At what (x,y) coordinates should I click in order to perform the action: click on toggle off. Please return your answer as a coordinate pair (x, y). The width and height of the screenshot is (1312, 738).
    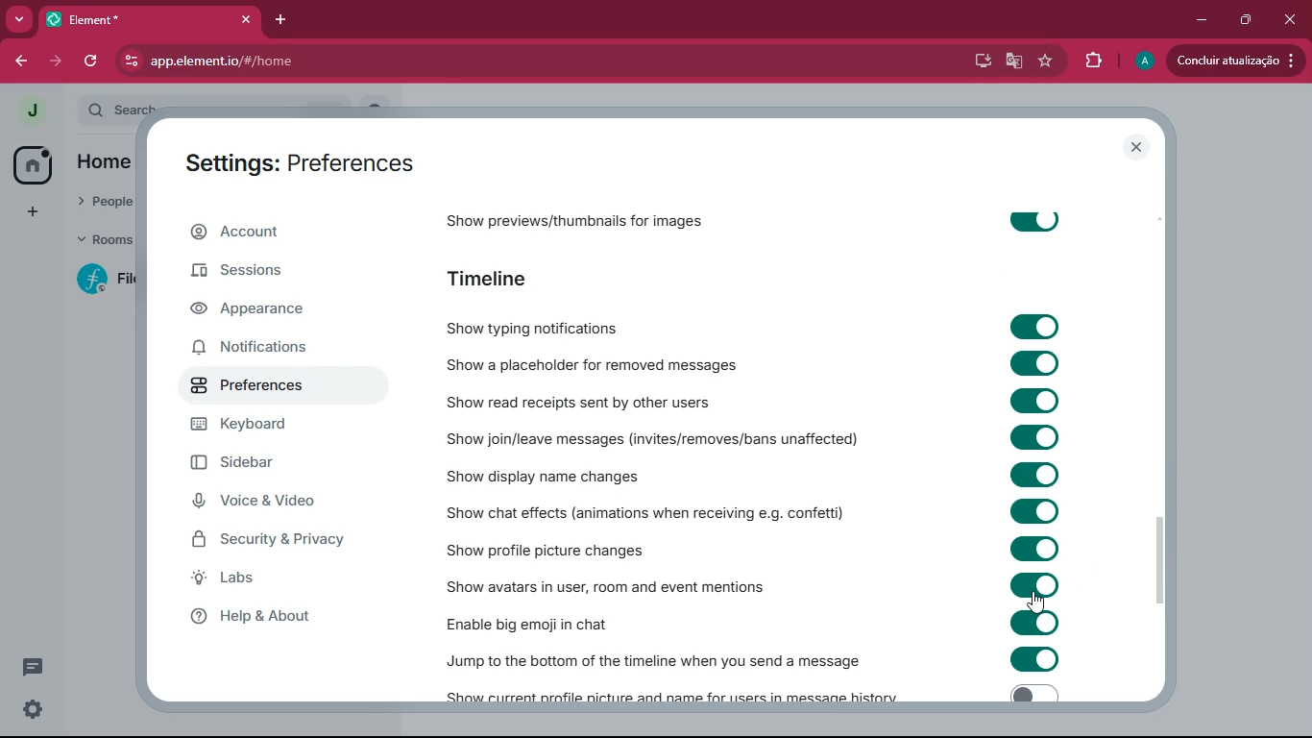
    Looking at the image, I should click on (1030, 694).